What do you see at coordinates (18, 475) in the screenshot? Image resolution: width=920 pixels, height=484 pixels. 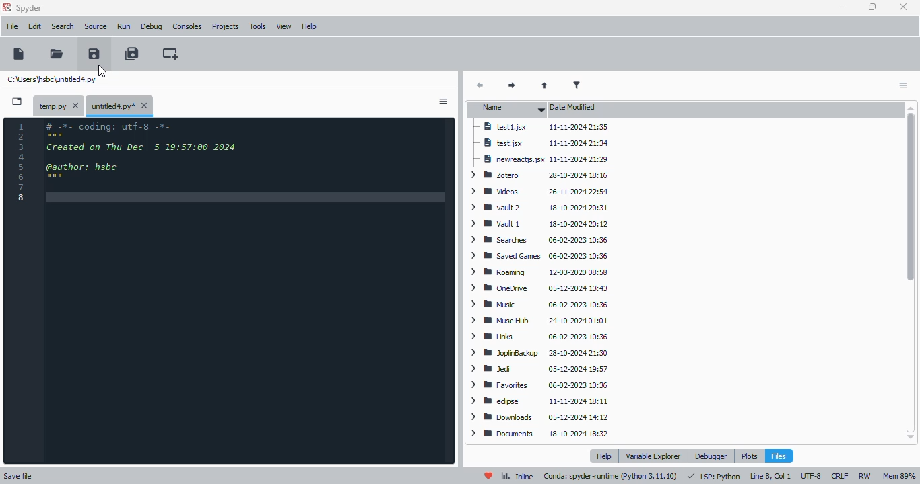 I see `save file` at bounding box center [18, 475].